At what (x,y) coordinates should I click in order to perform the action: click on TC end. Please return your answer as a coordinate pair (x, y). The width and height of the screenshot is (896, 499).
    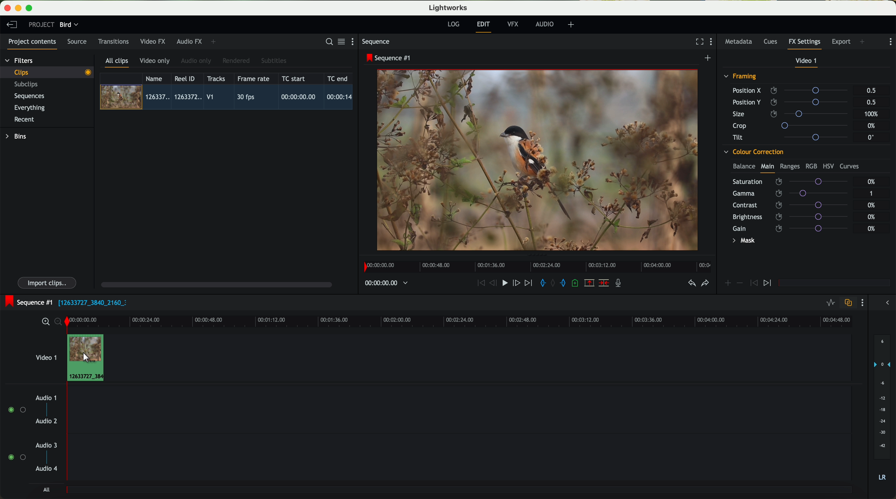
    Looking at the image, I should click on (338, 78).